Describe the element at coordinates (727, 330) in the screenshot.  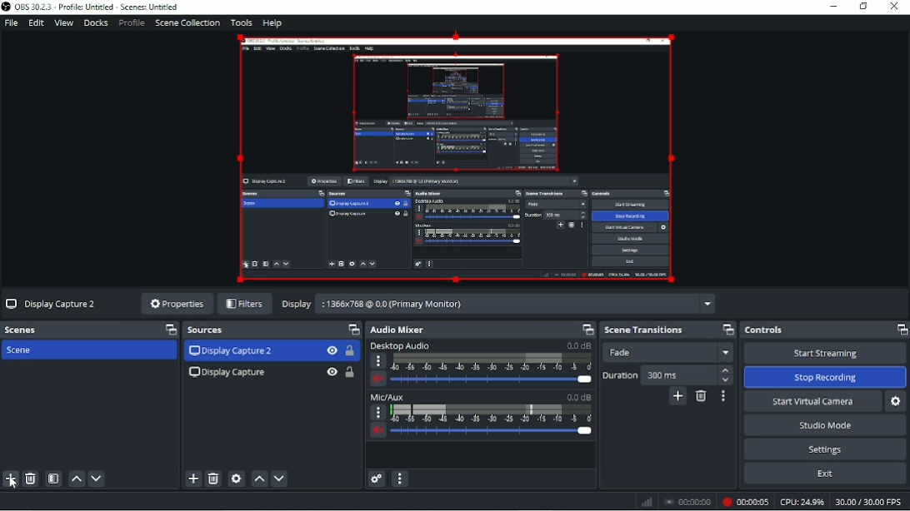
I see `Maximize` at that location.